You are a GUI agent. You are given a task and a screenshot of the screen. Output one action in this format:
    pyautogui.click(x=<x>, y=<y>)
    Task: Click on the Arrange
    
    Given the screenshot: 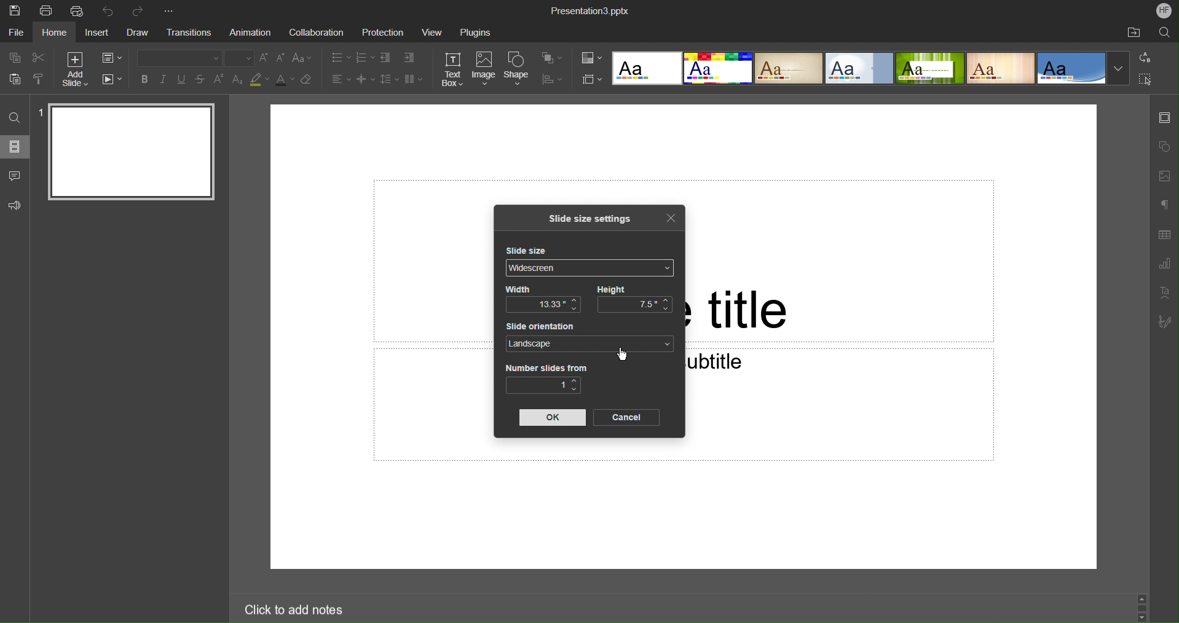 What is the action you would take?
    pyautogui.click(x=551, y=58)
    